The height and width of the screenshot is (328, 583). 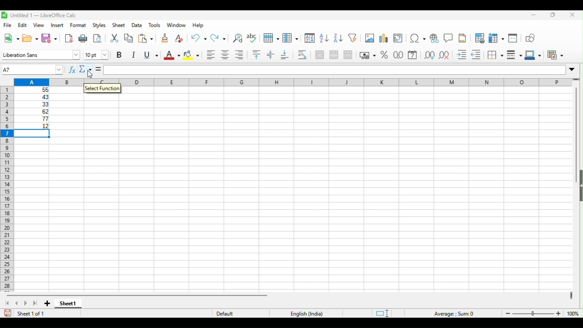 I want to click on horizontal scroll bar, so click(x=138, y=295).